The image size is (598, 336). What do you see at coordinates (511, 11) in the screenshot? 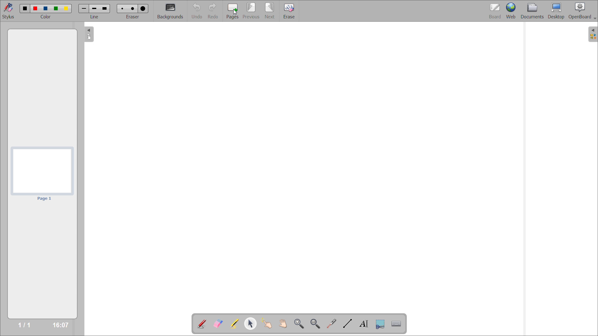
I see `web` at bounding box center [511, 11].